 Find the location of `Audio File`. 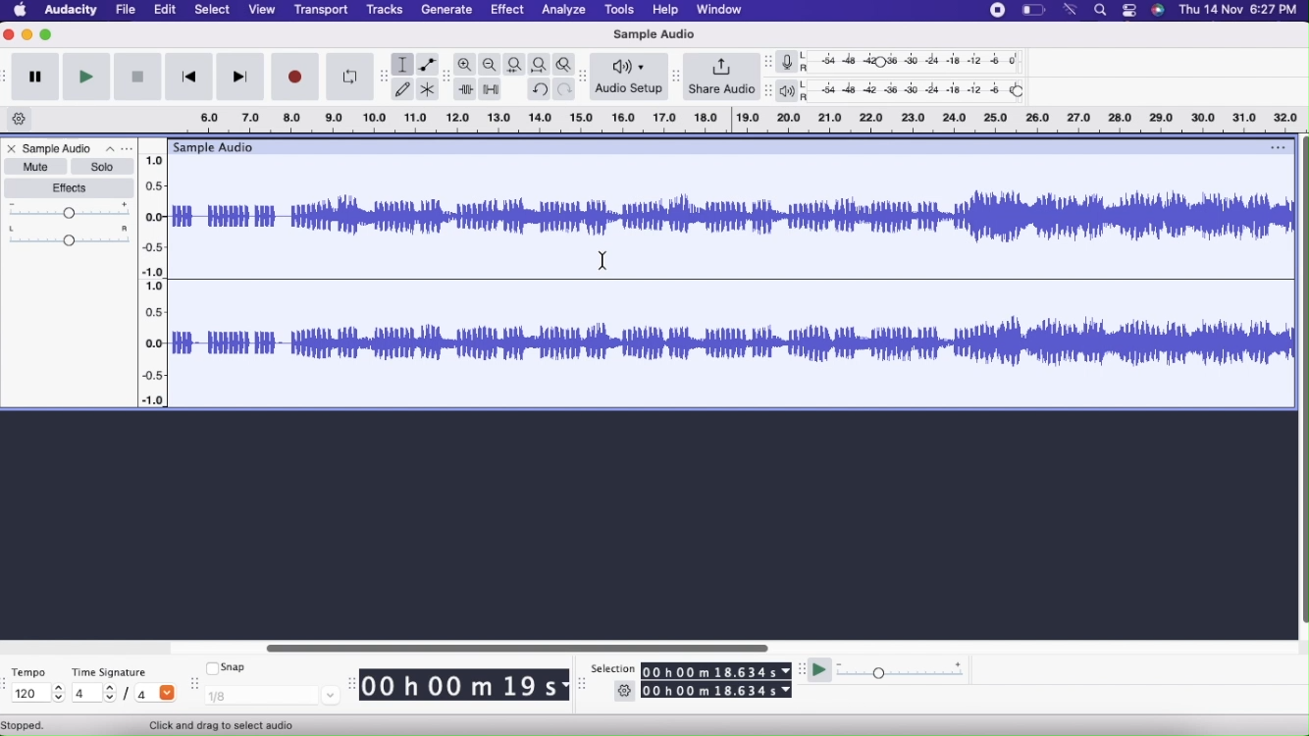

Audio File is located at coordinates (735, 275).